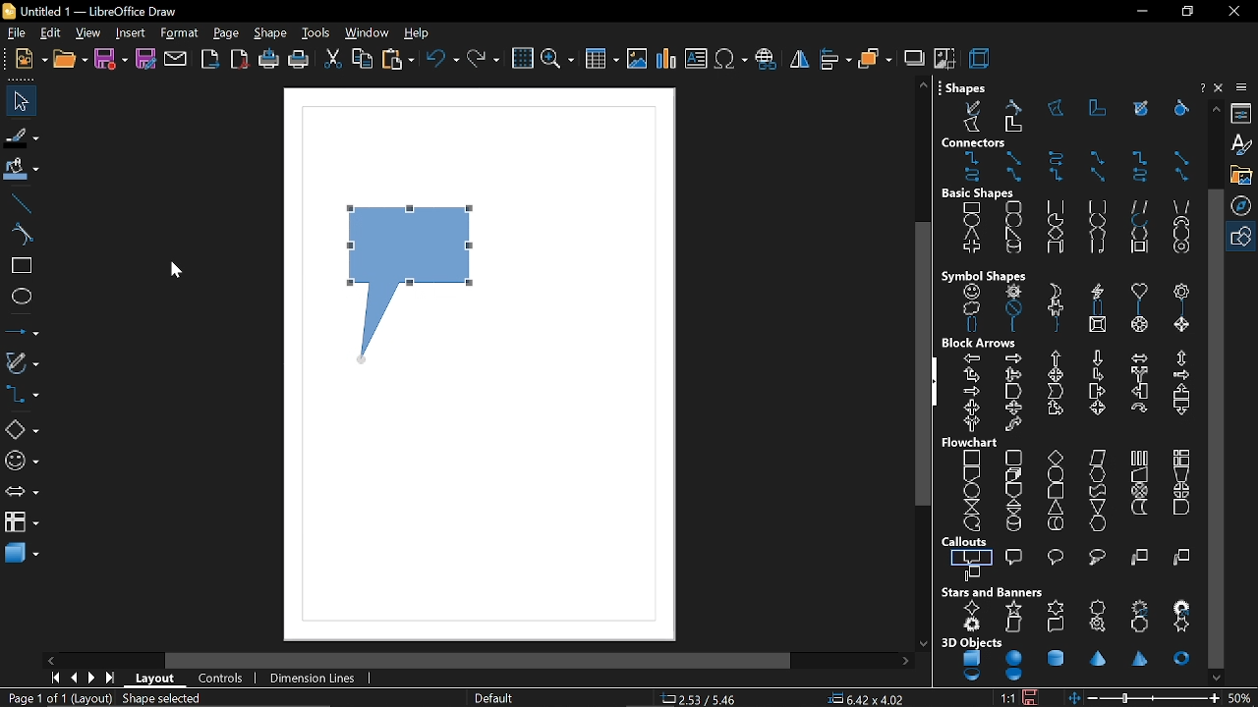  Describe the element at coordinates (1182, 606) in the screenshot. I see `24 point star` at that location.